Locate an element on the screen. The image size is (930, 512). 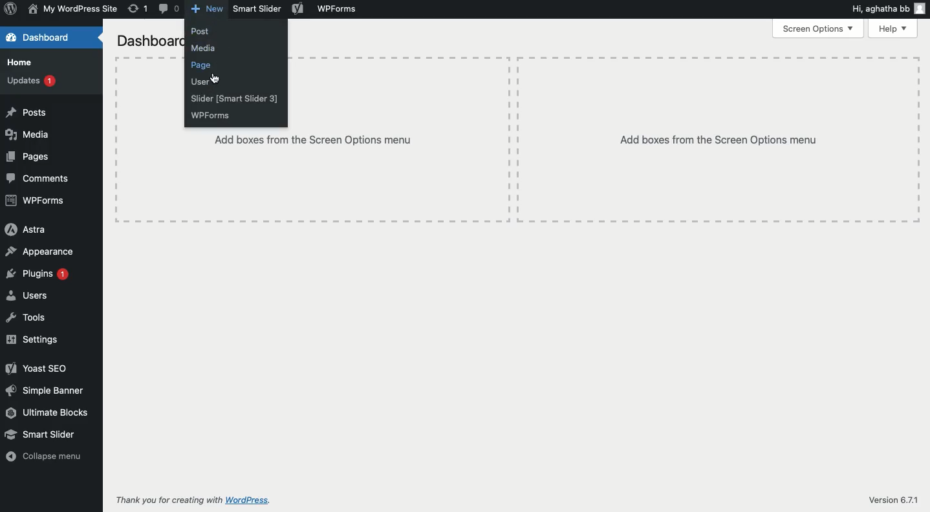
Settings is located at coordinates (34, 339).